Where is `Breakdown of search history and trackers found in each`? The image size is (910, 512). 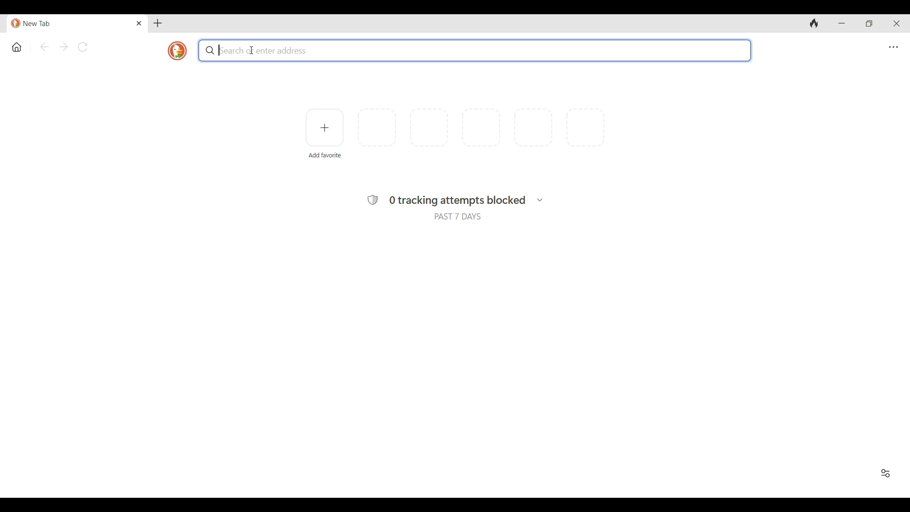 Breakdown of search history and trackers found in each is located at coordinates (540, 200).